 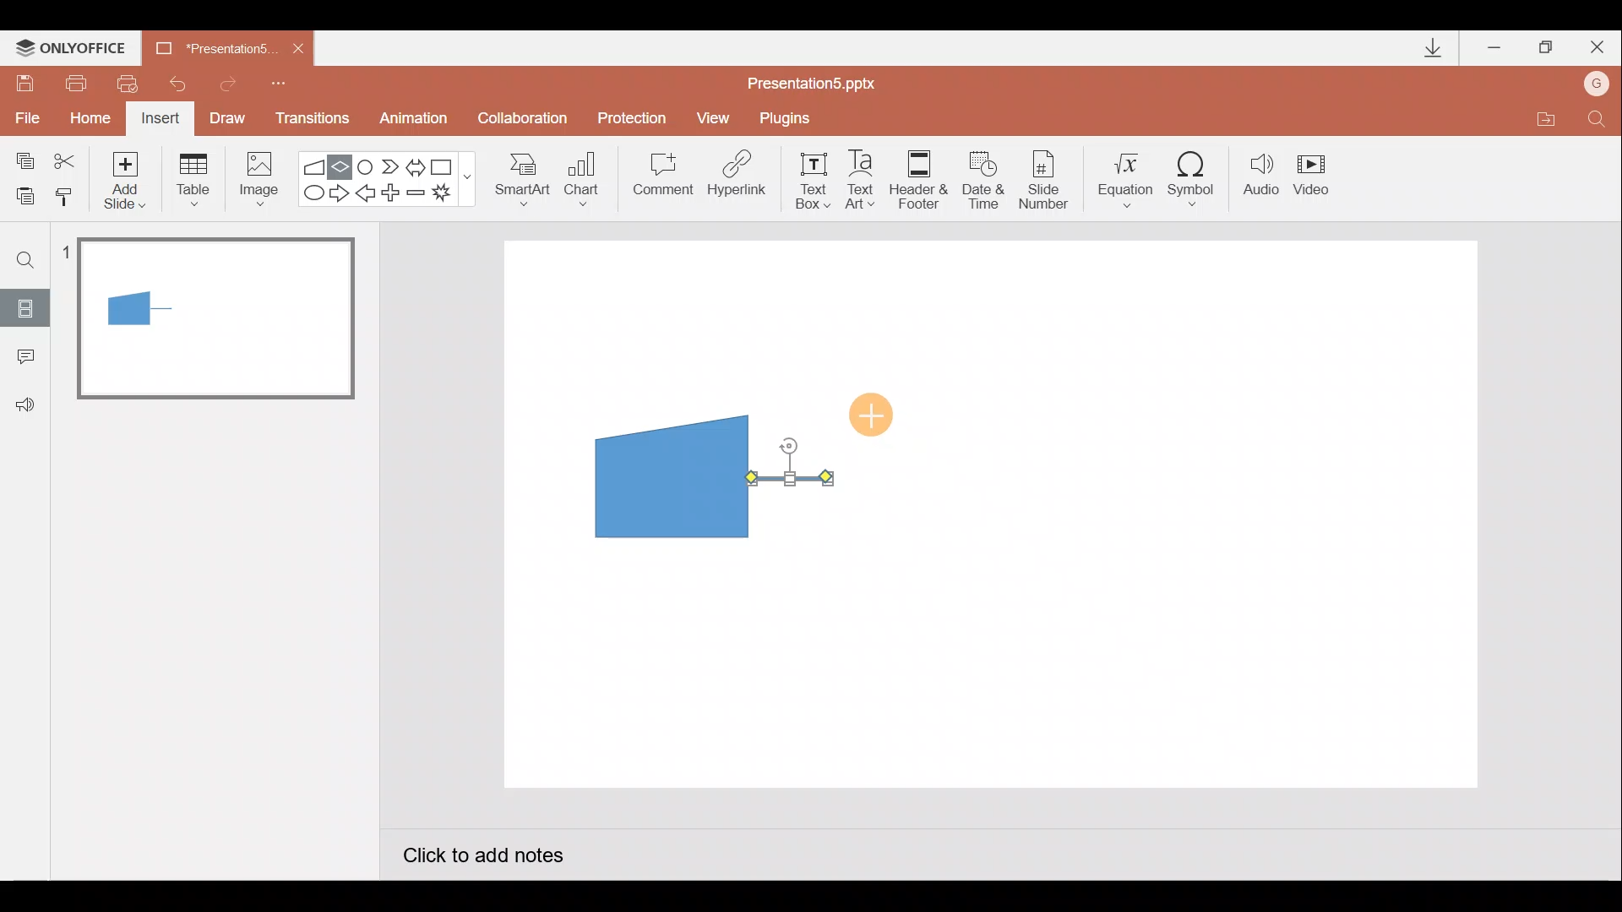 I want to click on Customize quick access toolbar, so click(x=279, y=81).